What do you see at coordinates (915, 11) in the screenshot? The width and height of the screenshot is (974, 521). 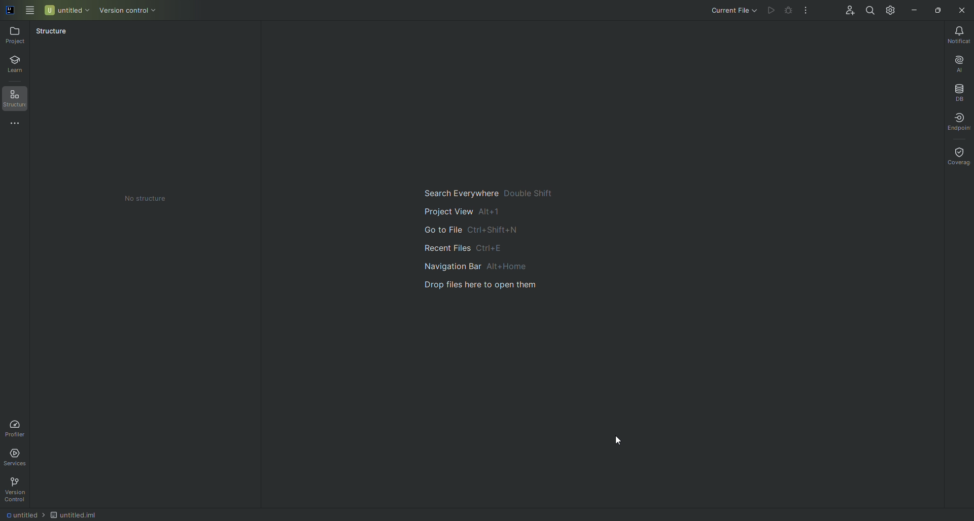 I see `Minimize` at bounding box center [915, 11].